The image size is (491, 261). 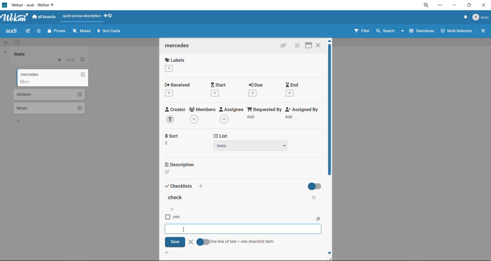 I want to click on edit, so click(x=28, y=31).